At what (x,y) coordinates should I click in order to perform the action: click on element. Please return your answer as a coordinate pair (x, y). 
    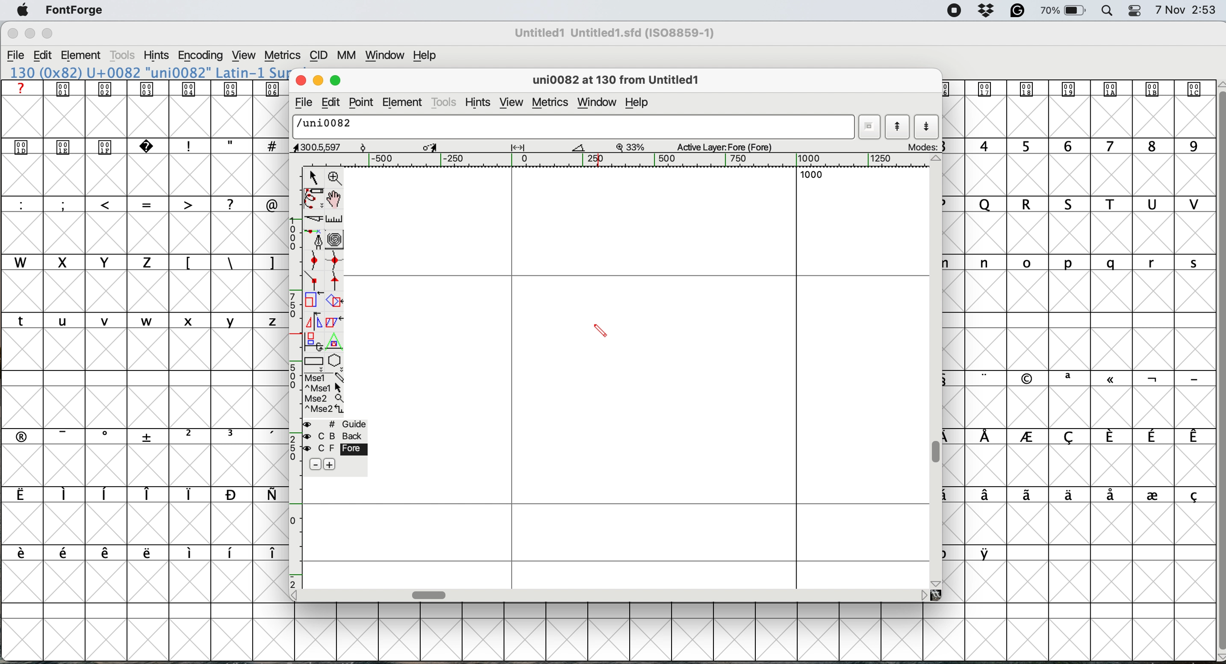
    Looking at the image, I should click on (404, 103).